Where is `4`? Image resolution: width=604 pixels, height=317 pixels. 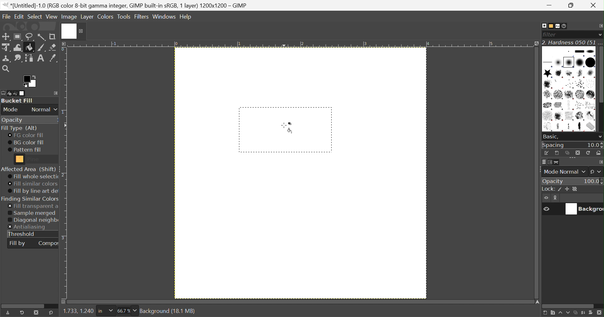
4 is located at coordinates (428, 44).